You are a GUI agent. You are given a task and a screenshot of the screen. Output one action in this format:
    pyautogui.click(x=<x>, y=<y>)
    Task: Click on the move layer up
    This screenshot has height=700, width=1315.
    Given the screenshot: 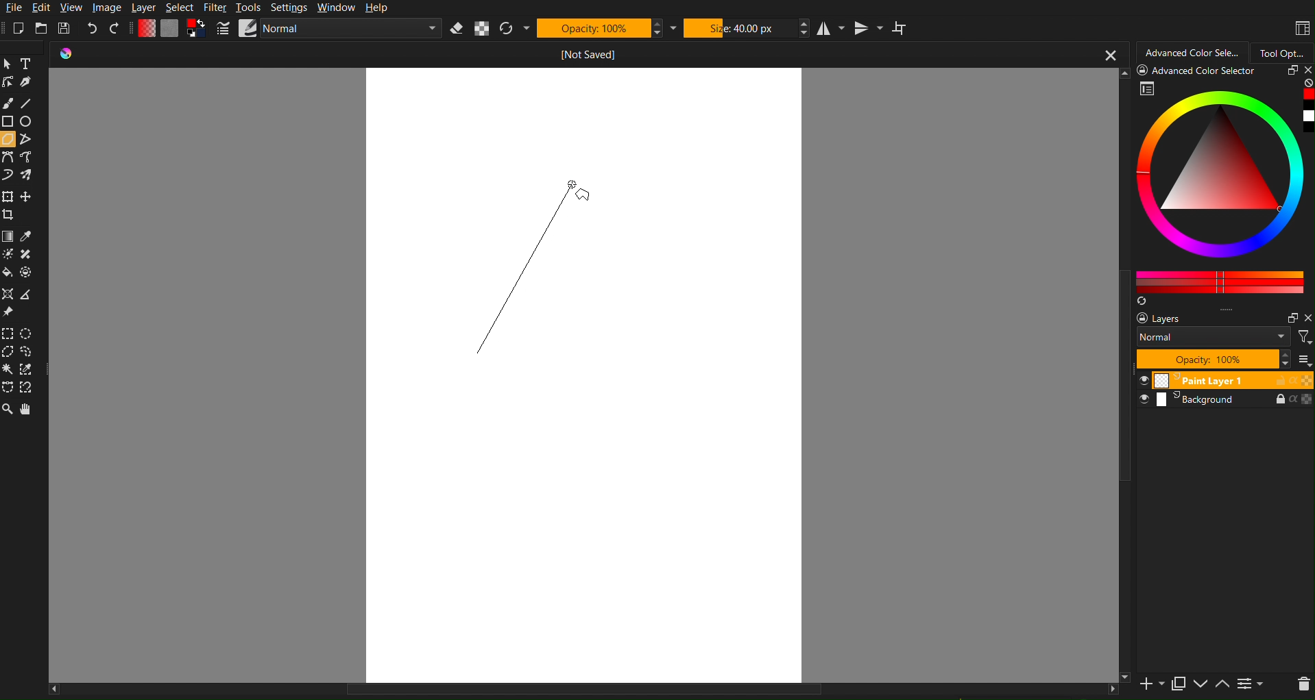 What is the action you would take?
    pyautogui.click(x=1223, y=685)
    